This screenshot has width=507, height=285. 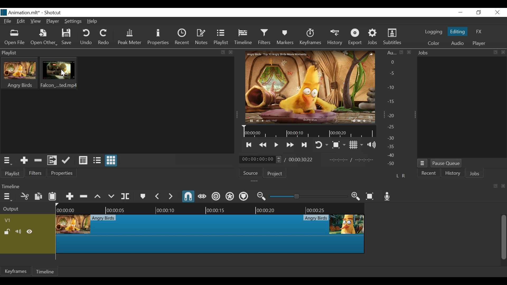 What do you see at coordinates (36, 21) in the screenshot?
I see `View` at bounding box center [36, 21].